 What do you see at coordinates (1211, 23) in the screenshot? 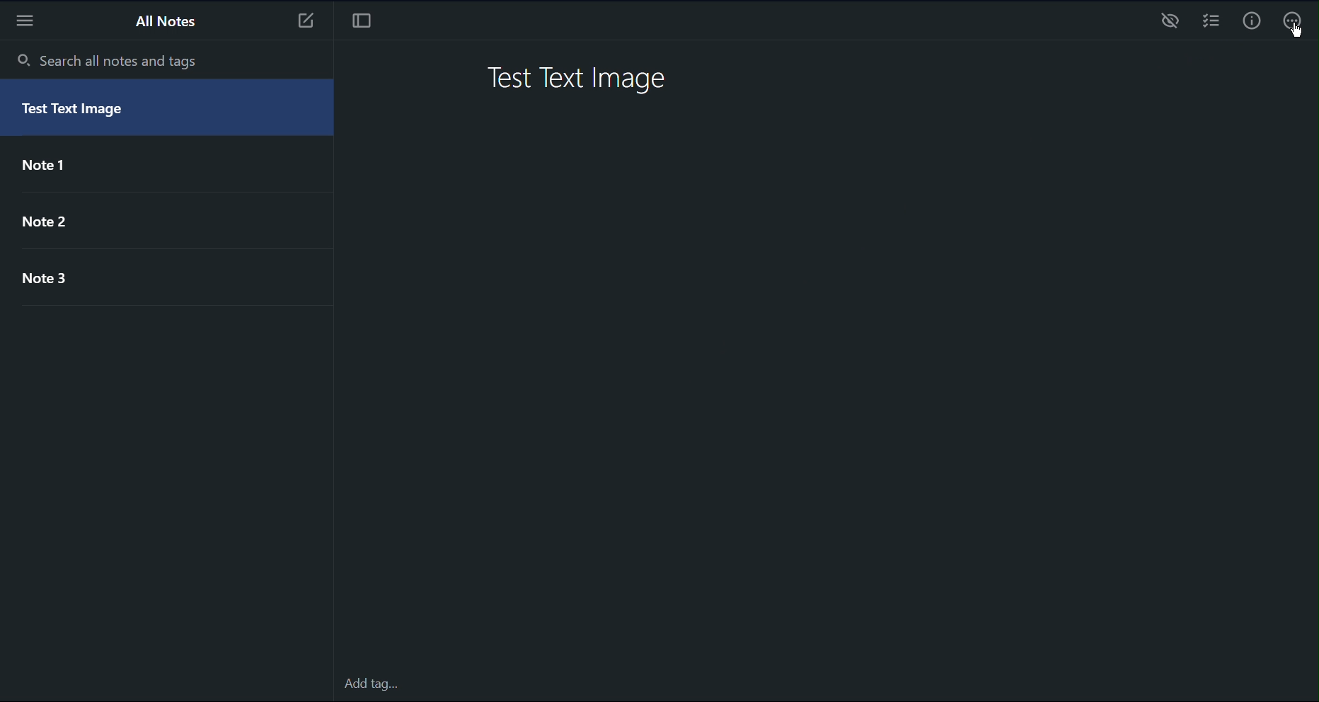
I see `Checklist` at bounding box center [1211, 23].